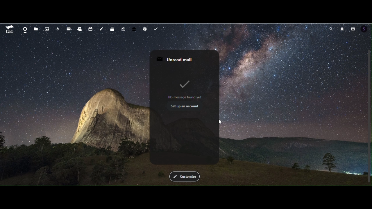  I want to click on activity, so click(59, 29).